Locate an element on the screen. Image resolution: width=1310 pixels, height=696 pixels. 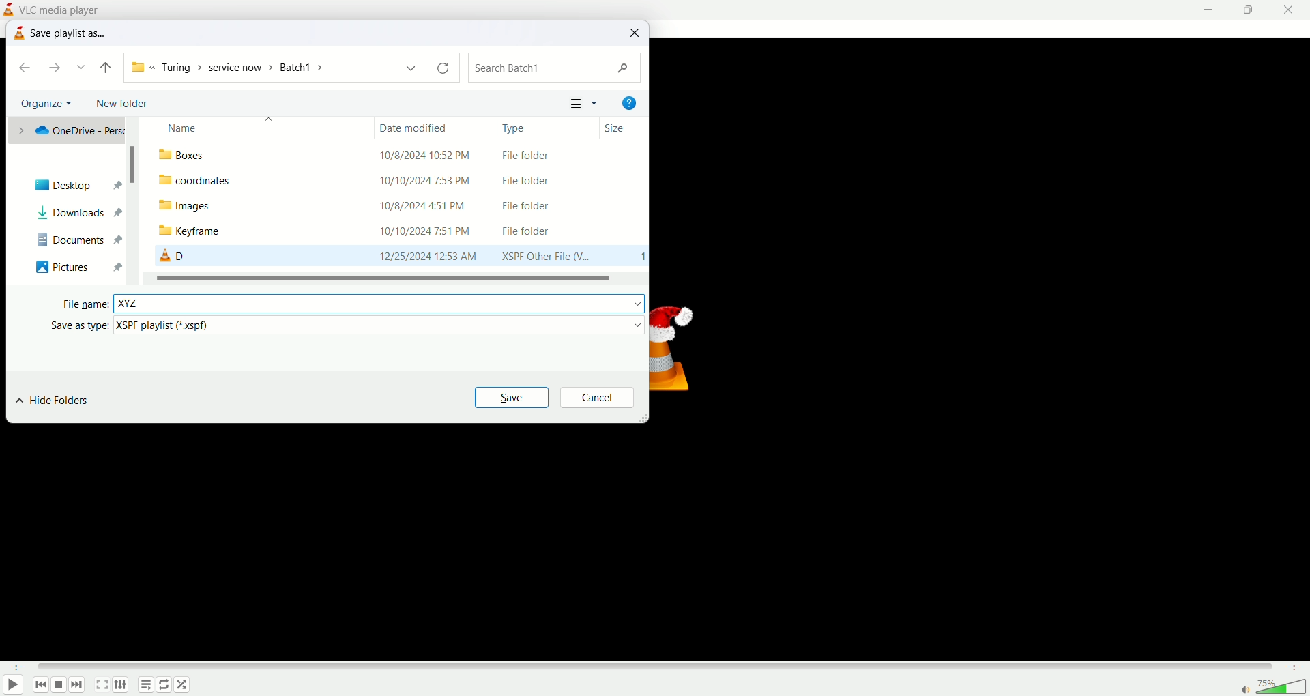
Address bar is located at coordinates (290, 67).